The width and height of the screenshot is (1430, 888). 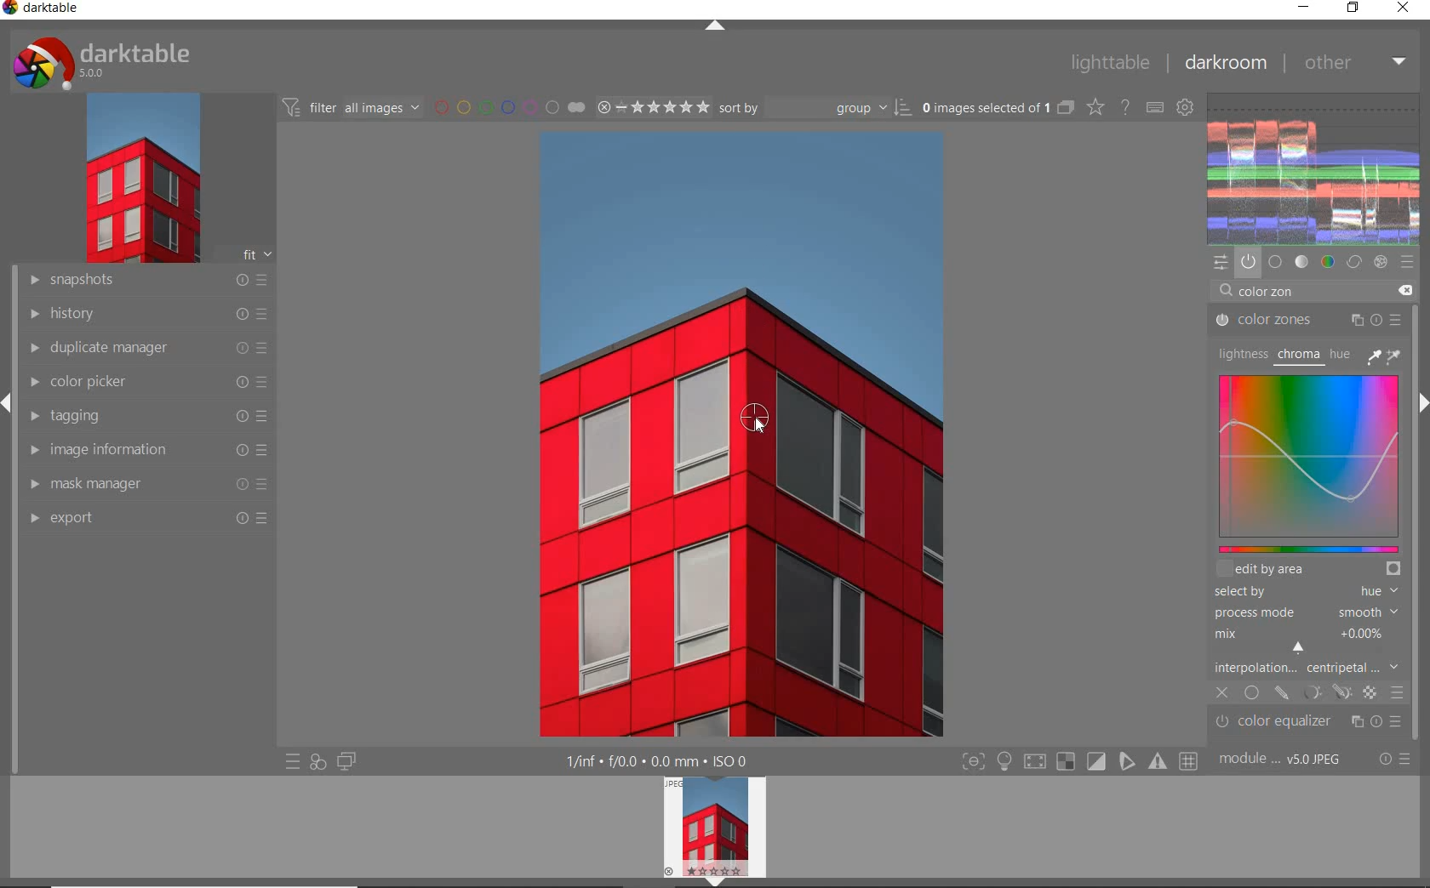 I want to click on color, so click(x=1327, y=262).